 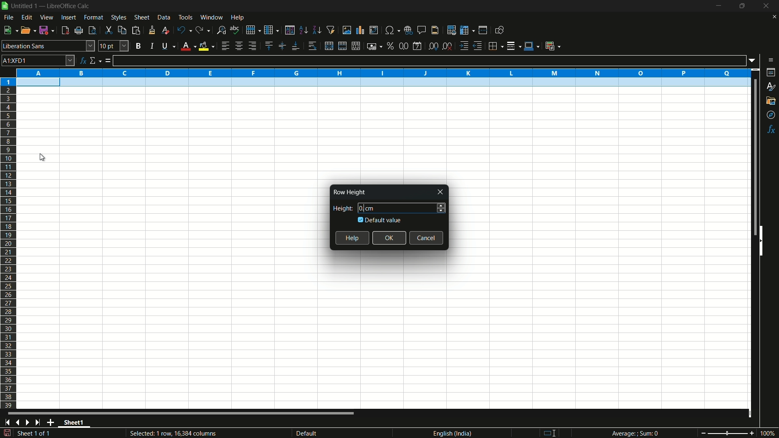 What do you see at coordinates (328, 46) in the screenshot?
I see `merge and center or unmerge depending on the current toggle state` at bounding box center [328, 46].